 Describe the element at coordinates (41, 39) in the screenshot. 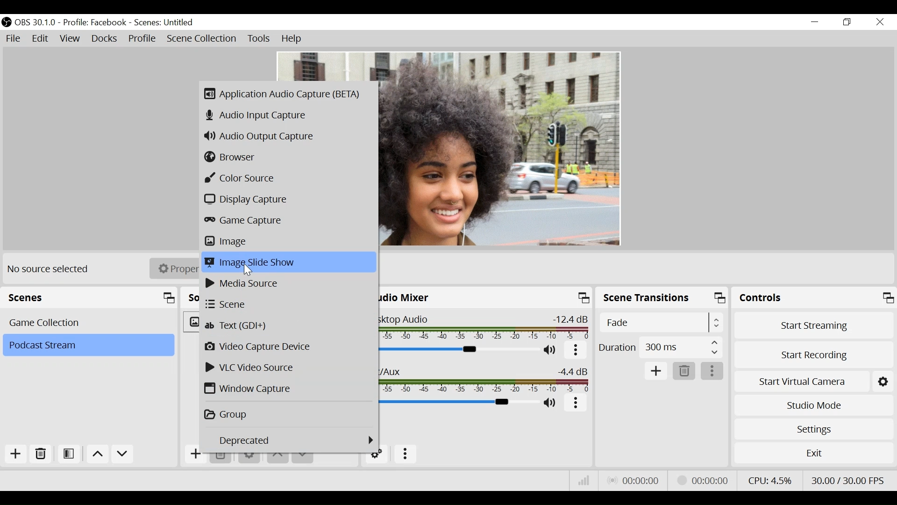

I see `Edit` at that location.